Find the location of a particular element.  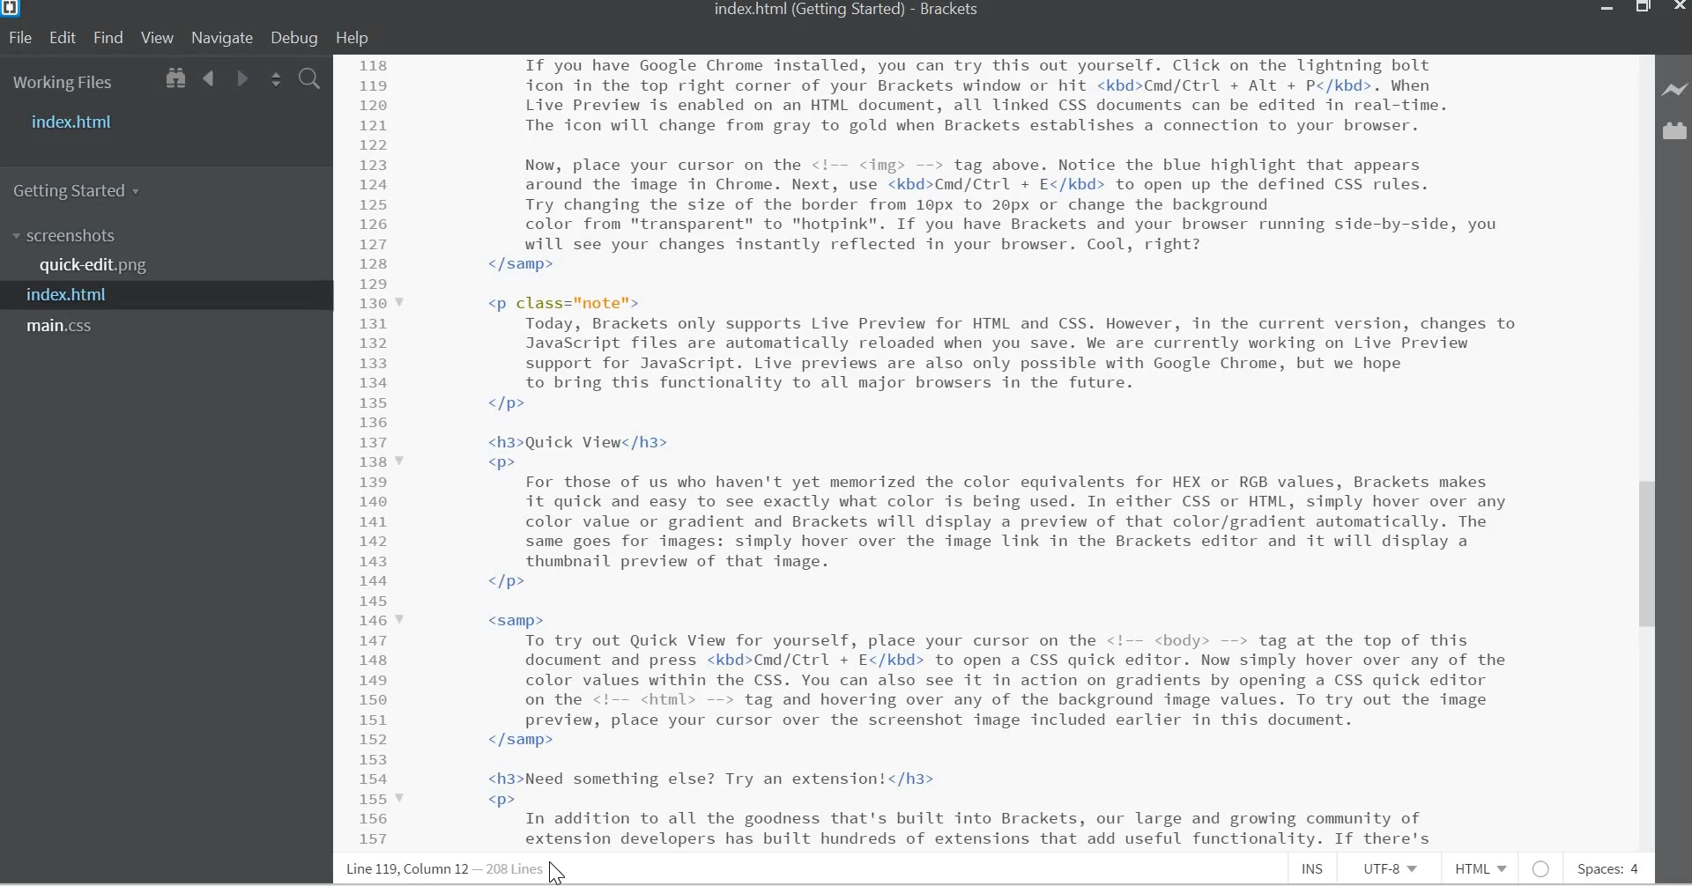

Index.html file name is located at coordinates (160, 122).